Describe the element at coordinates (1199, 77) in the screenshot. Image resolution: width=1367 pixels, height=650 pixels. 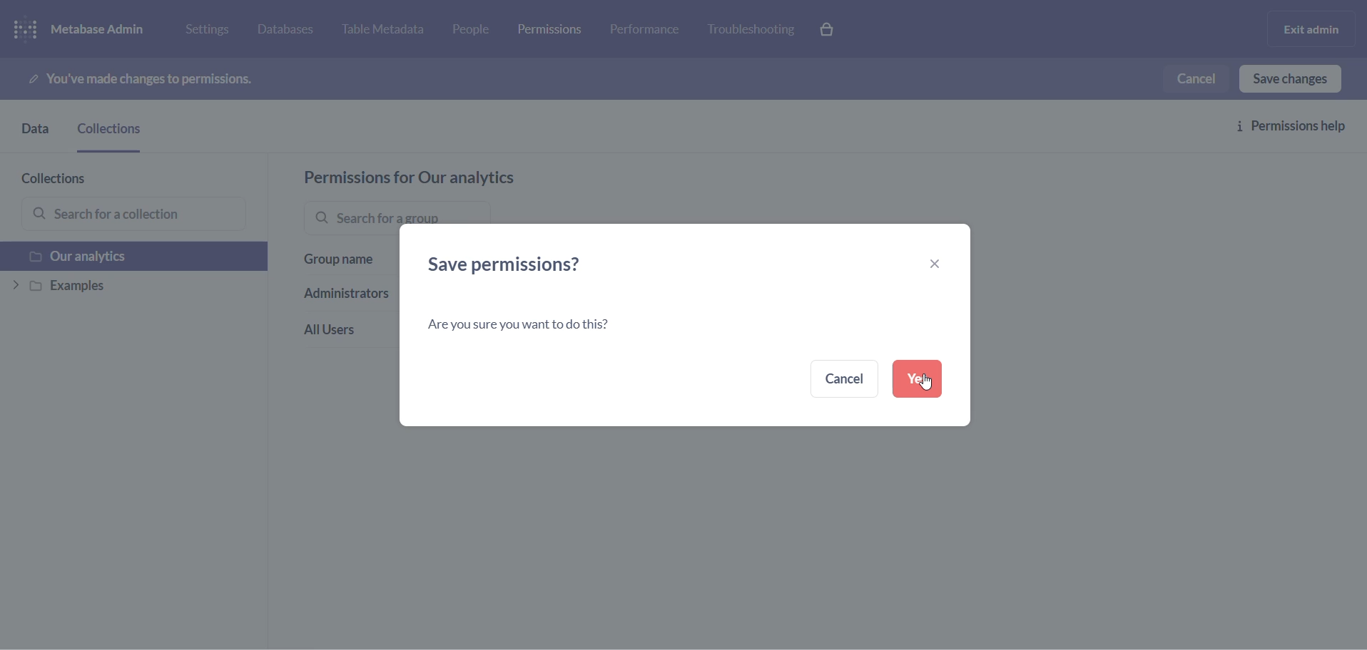
I see `cancel` at that location.